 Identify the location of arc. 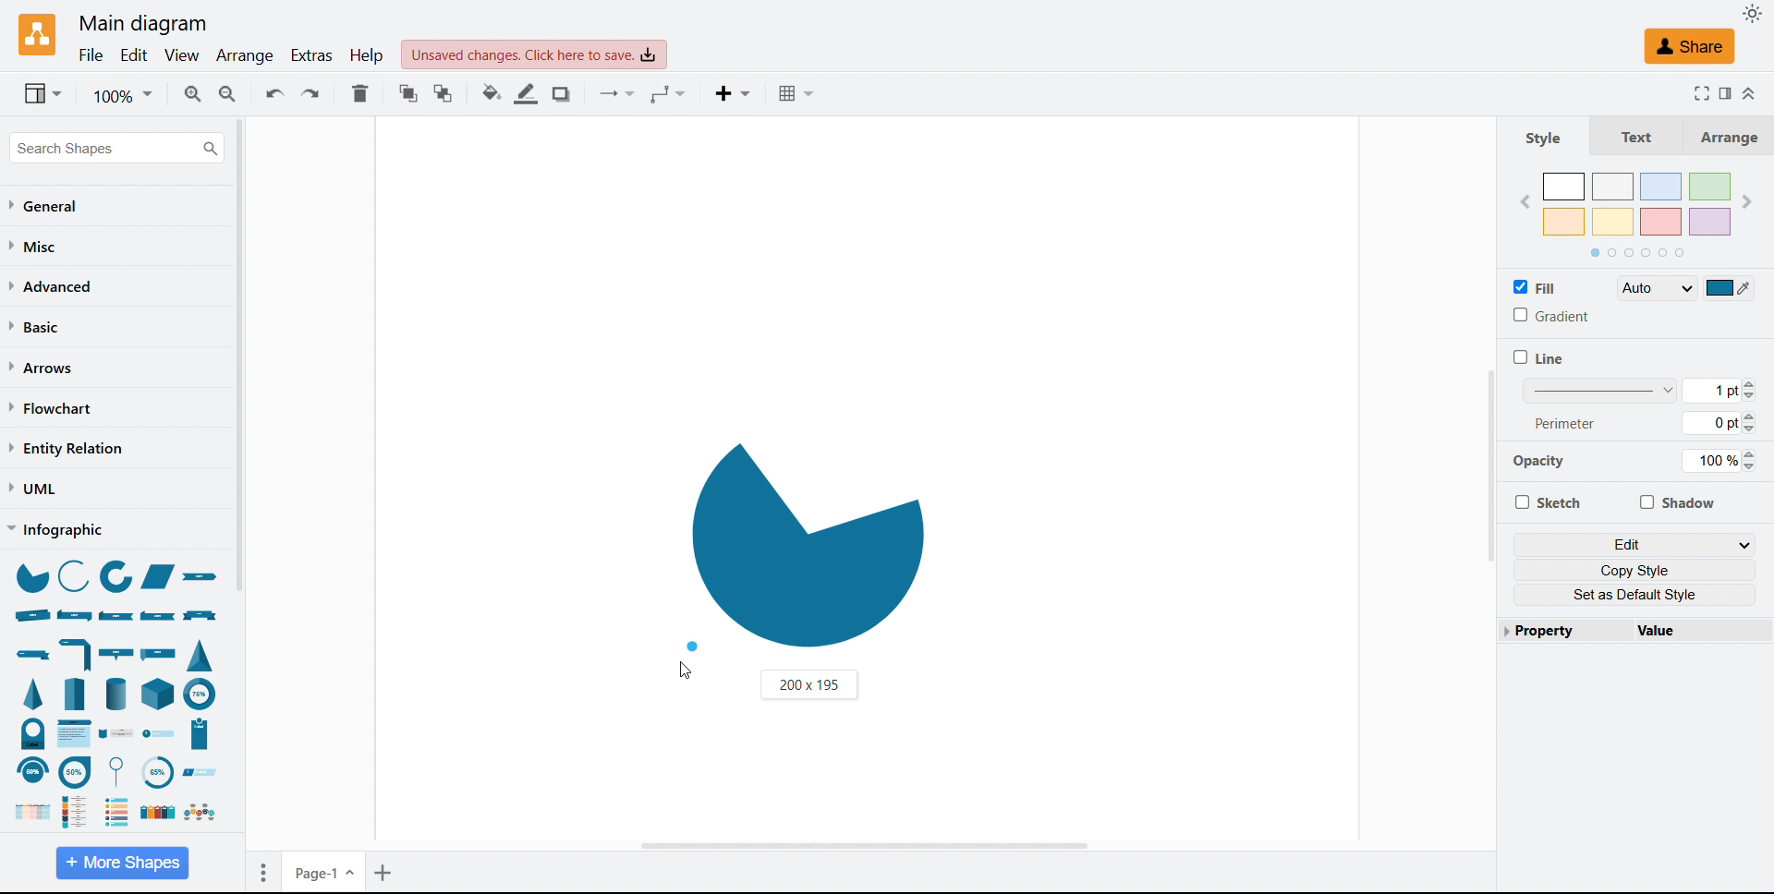
(73, 574).